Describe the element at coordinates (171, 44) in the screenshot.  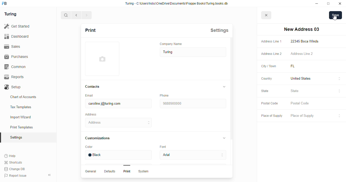
I see `company name` at that location.